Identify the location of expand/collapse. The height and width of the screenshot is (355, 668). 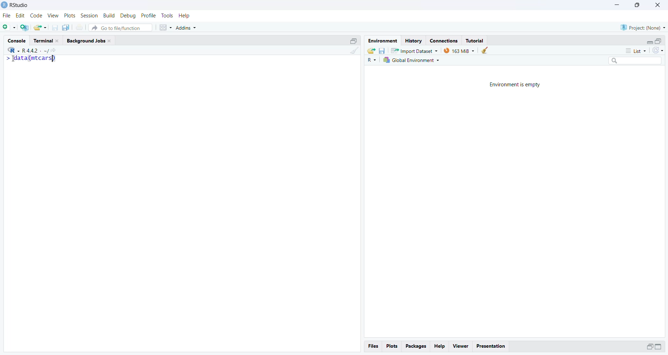
(659, 346).